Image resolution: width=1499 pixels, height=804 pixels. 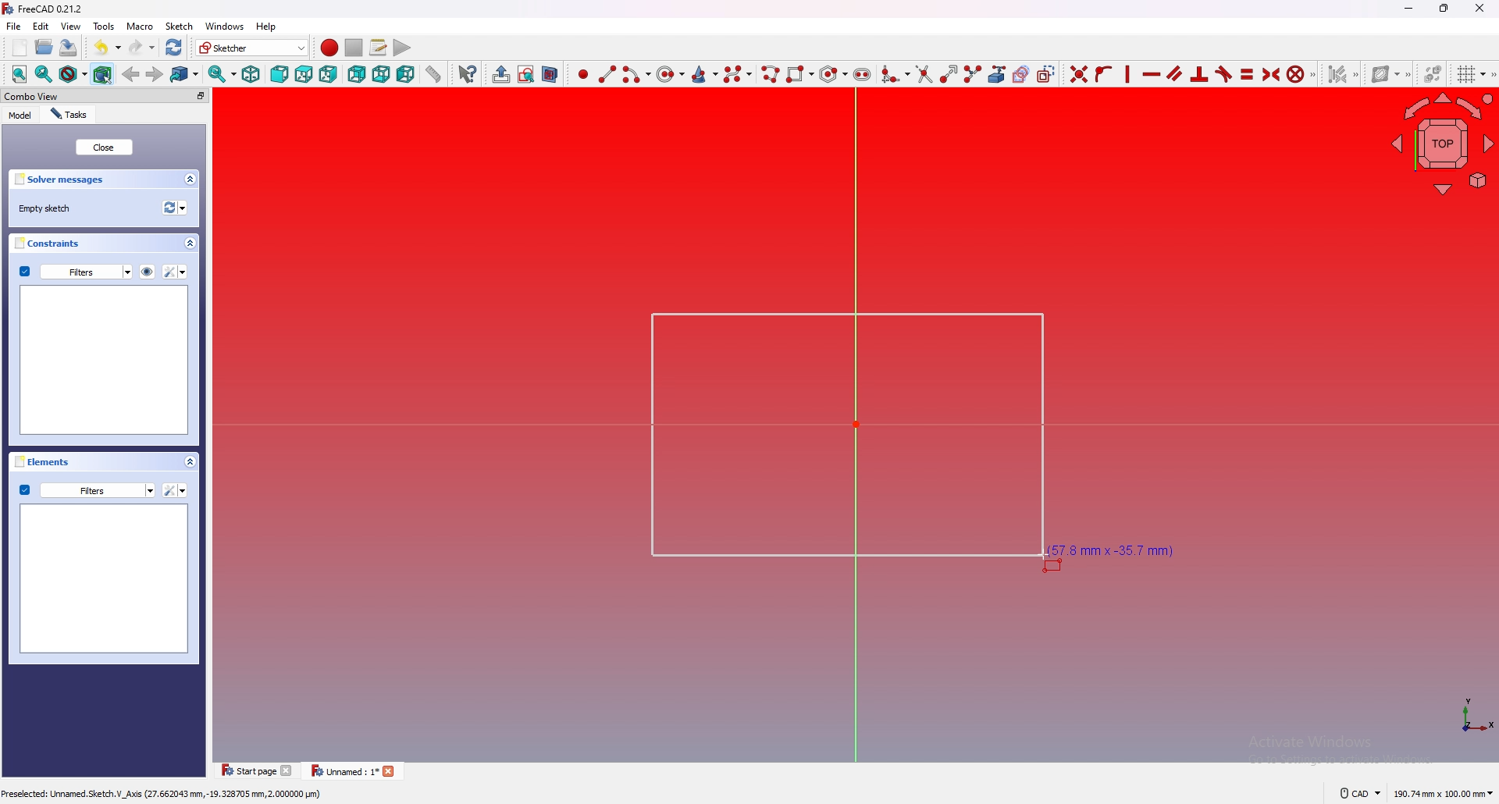 I want to click on macro, so click(x=139, y=25).